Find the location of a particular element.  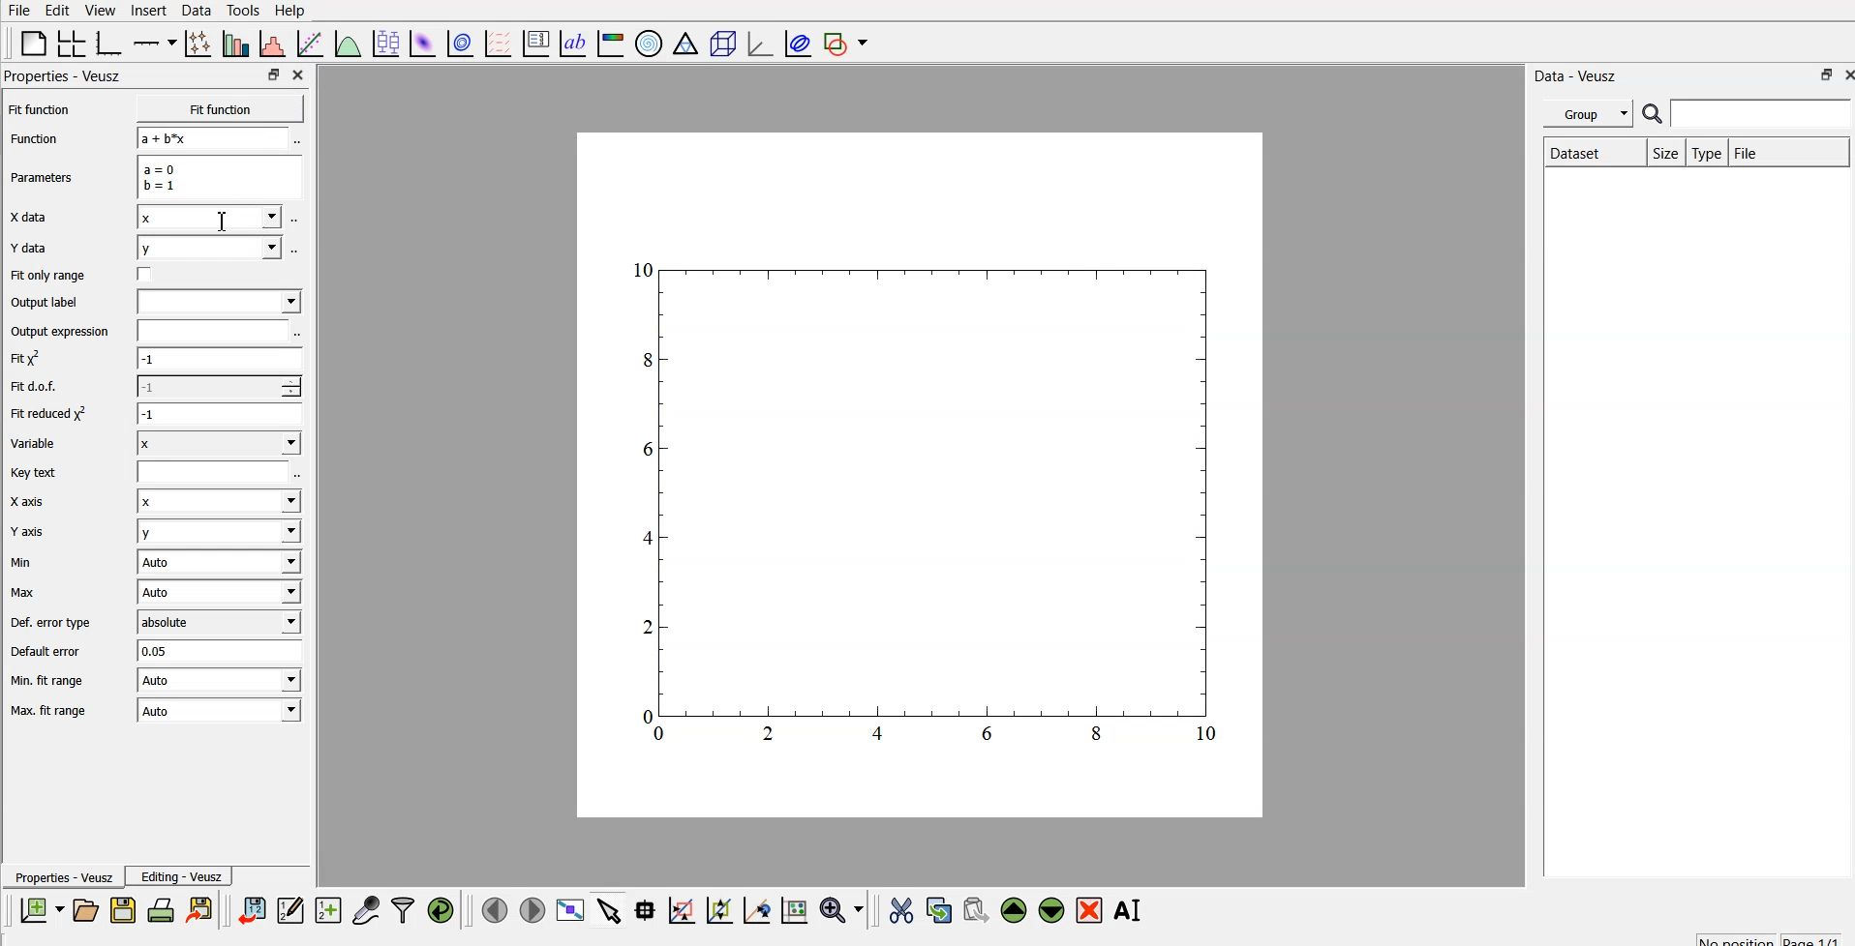

add shape is located at coordinates (852, 44).